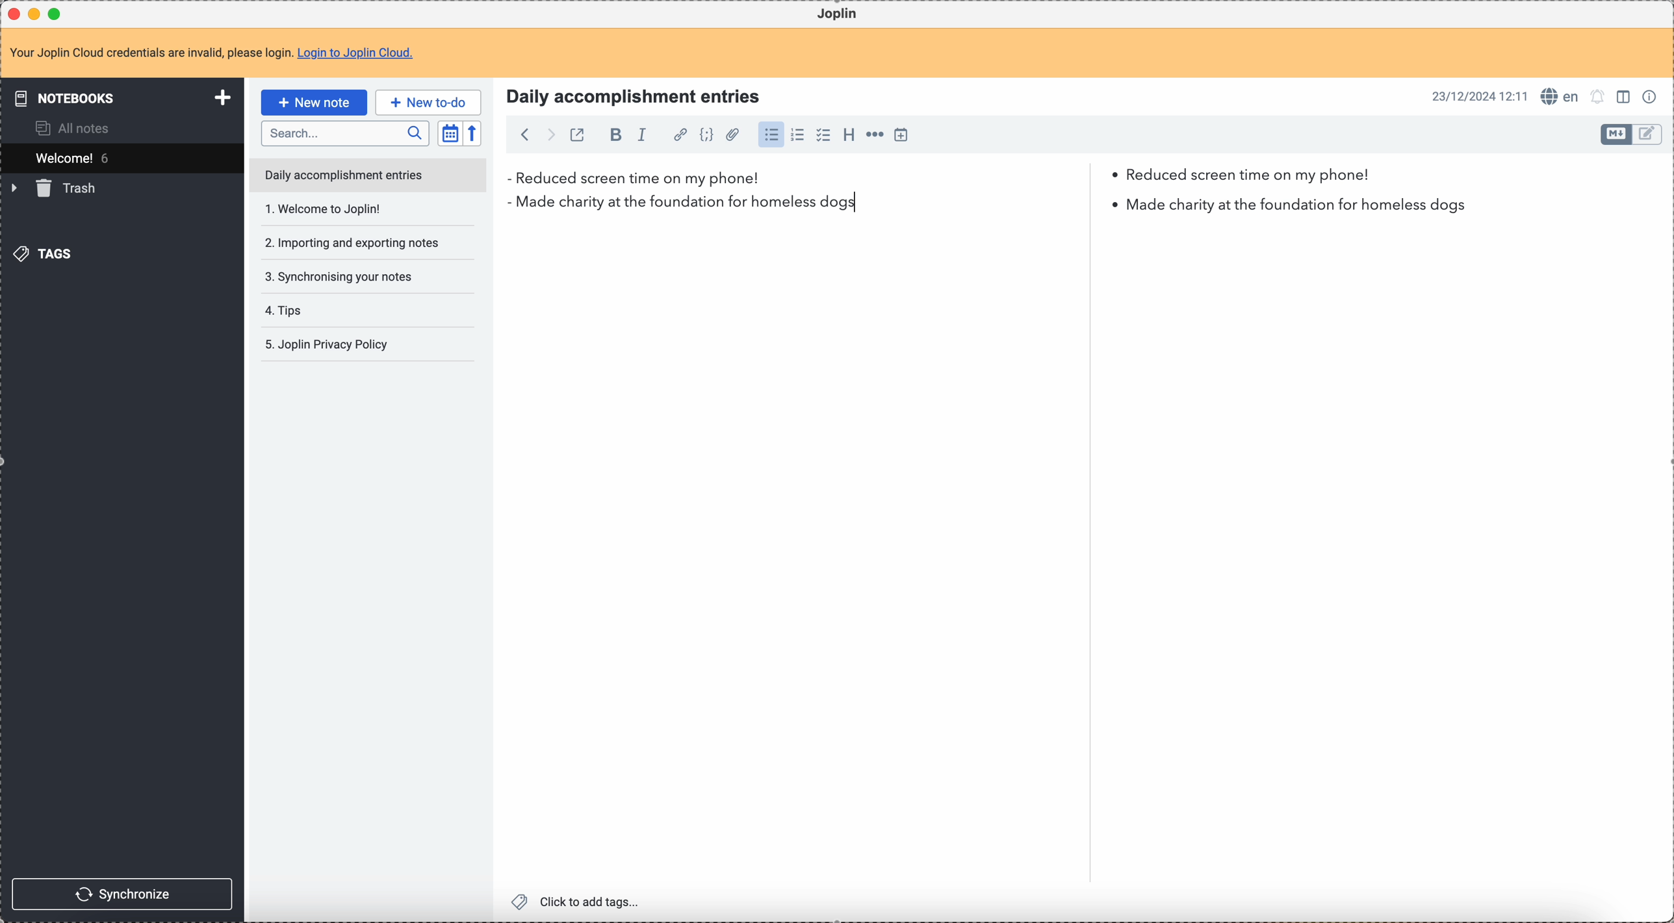  Describe the element at coordinates (521, 134) in the screenshot. I see `back` at that location.